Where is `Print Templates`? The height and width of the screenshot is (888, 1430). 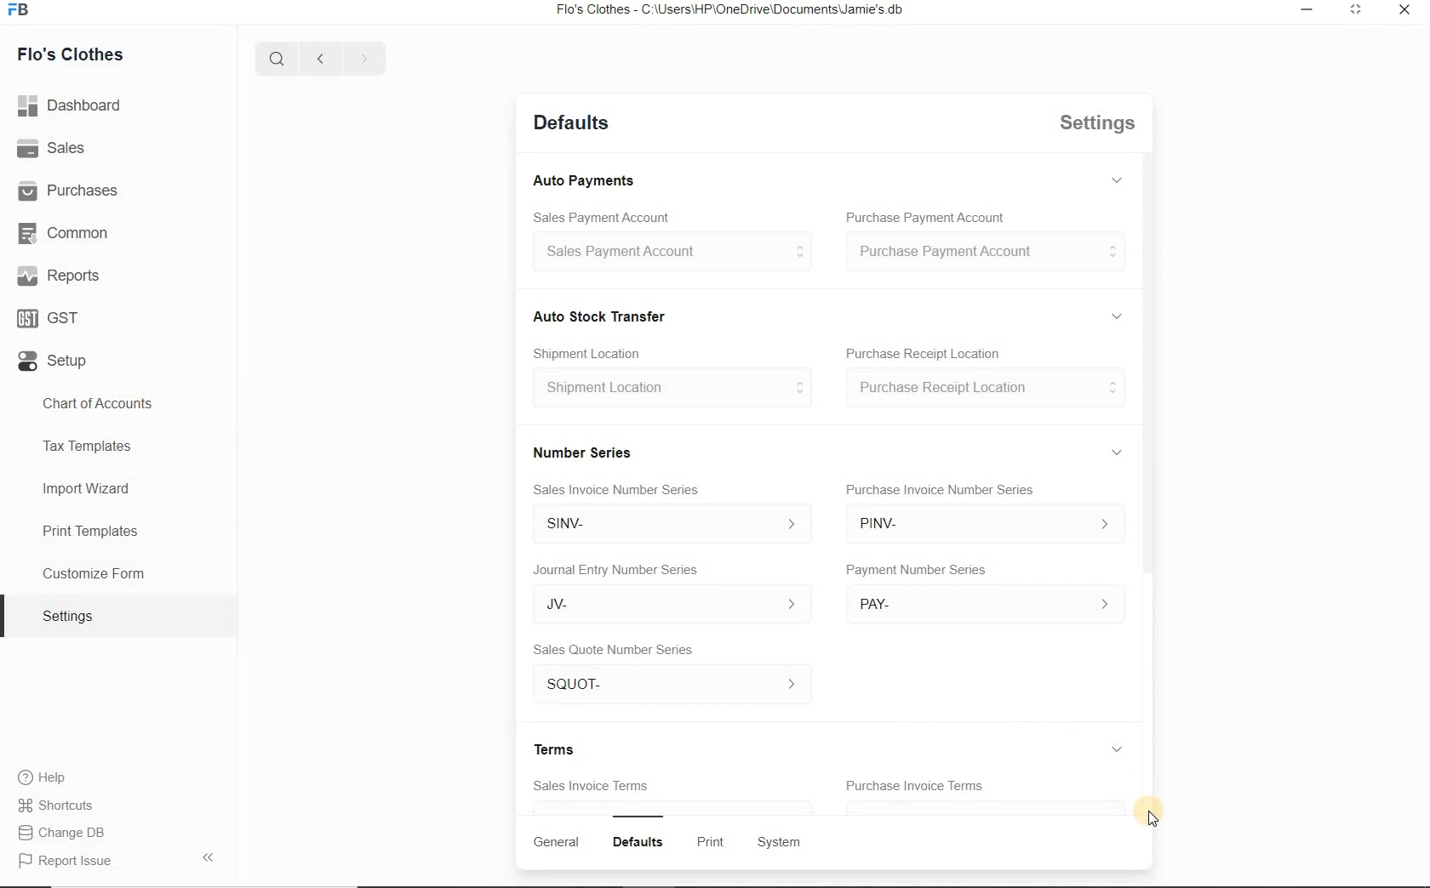
Print Templates is located at coordinates (118, 530).